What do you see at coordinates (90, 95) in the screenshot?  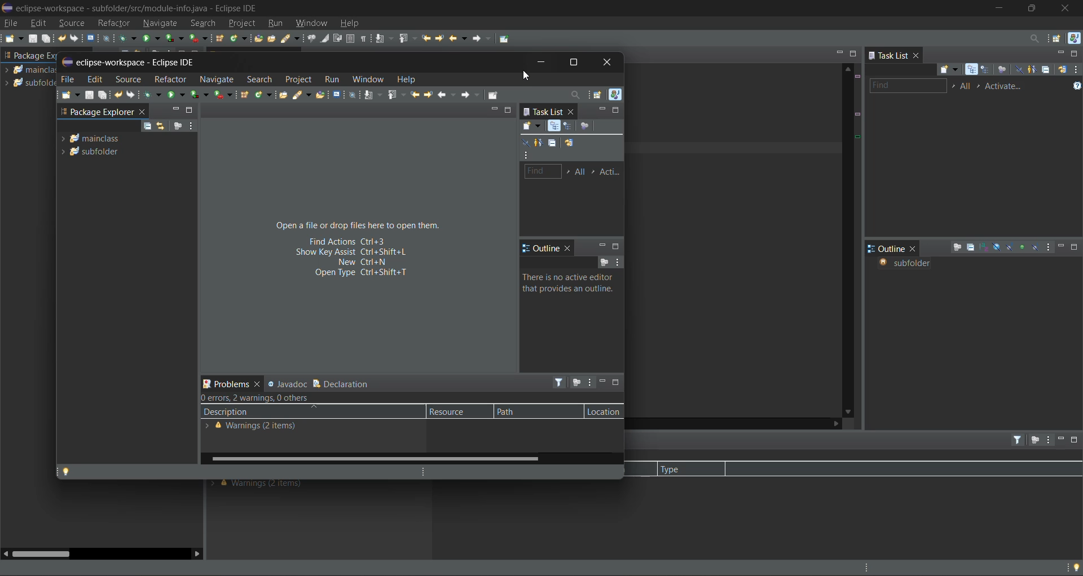 I see `save` at bounding box center [90, 95].